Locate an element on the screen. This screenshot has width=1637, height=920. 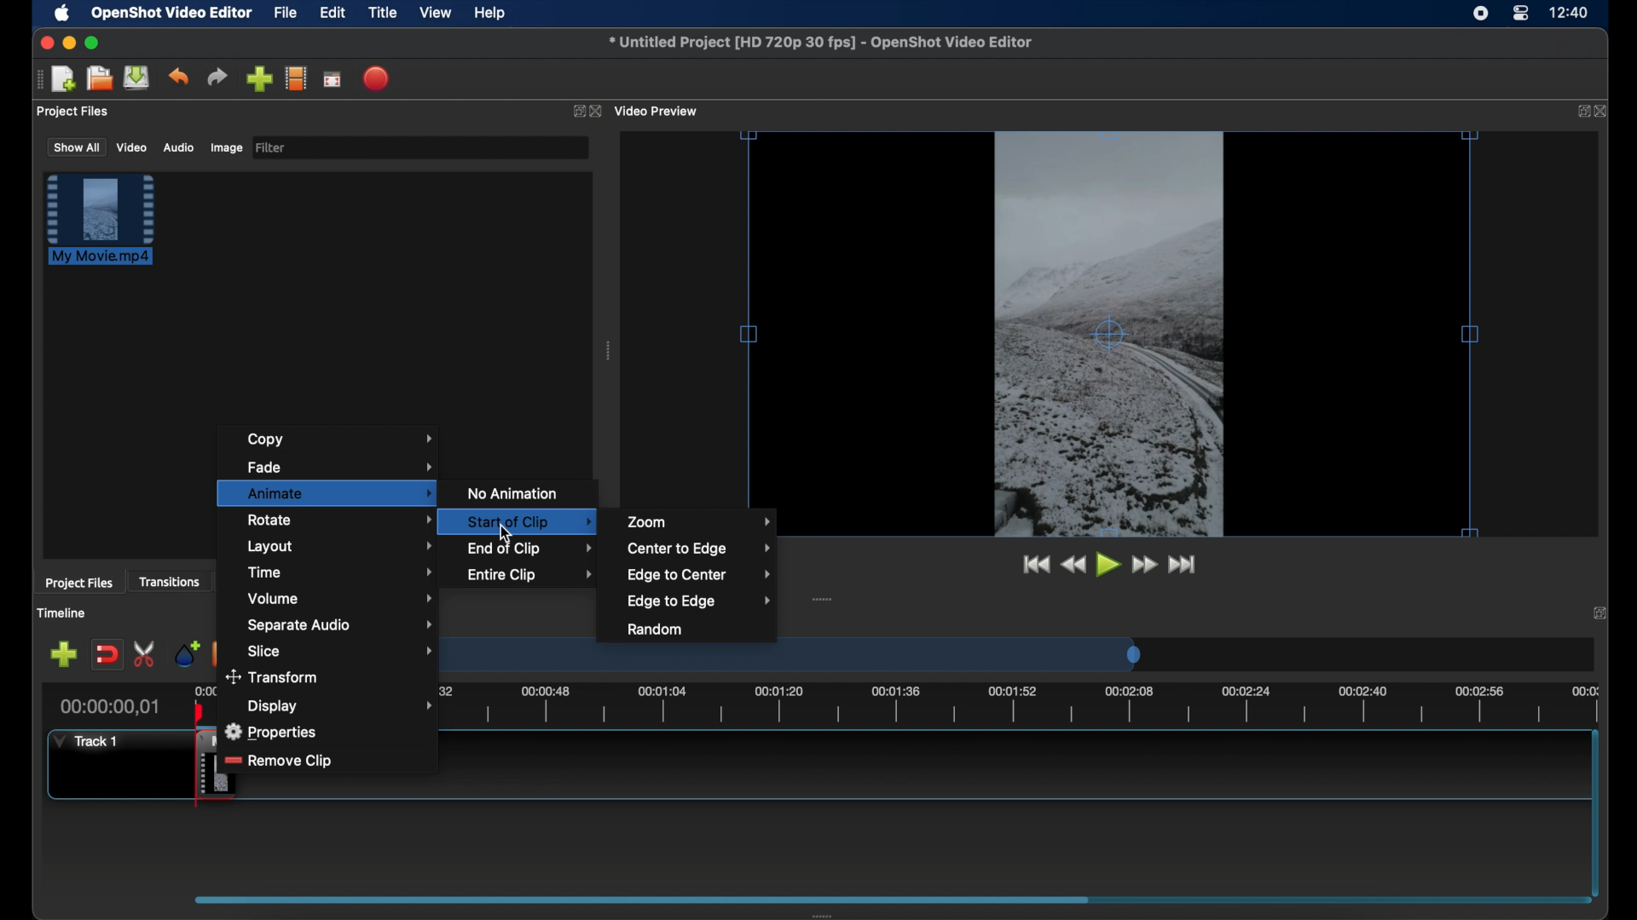
drag handle is located at coordinates (609, 353).